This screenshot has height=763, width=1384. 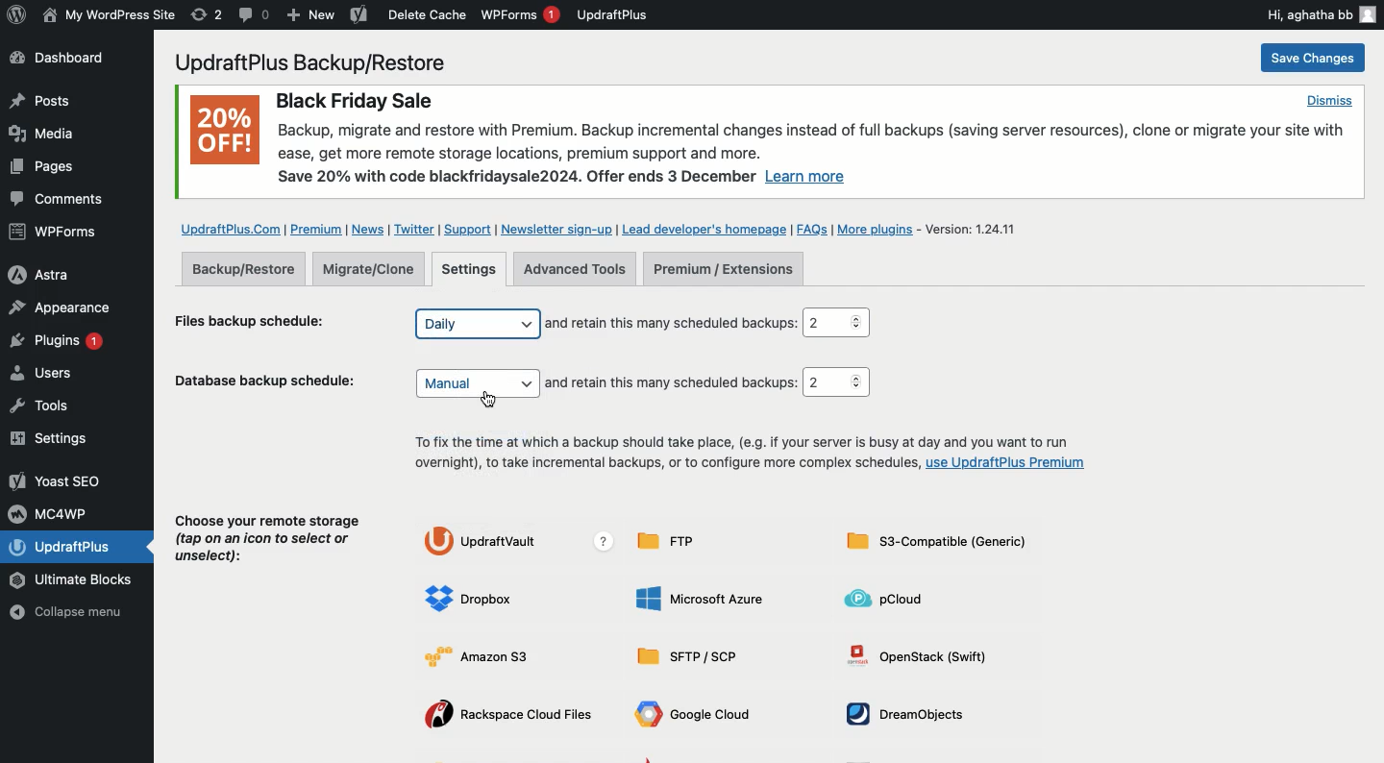 I want to click on Twitter, so click(x=414, y=230).